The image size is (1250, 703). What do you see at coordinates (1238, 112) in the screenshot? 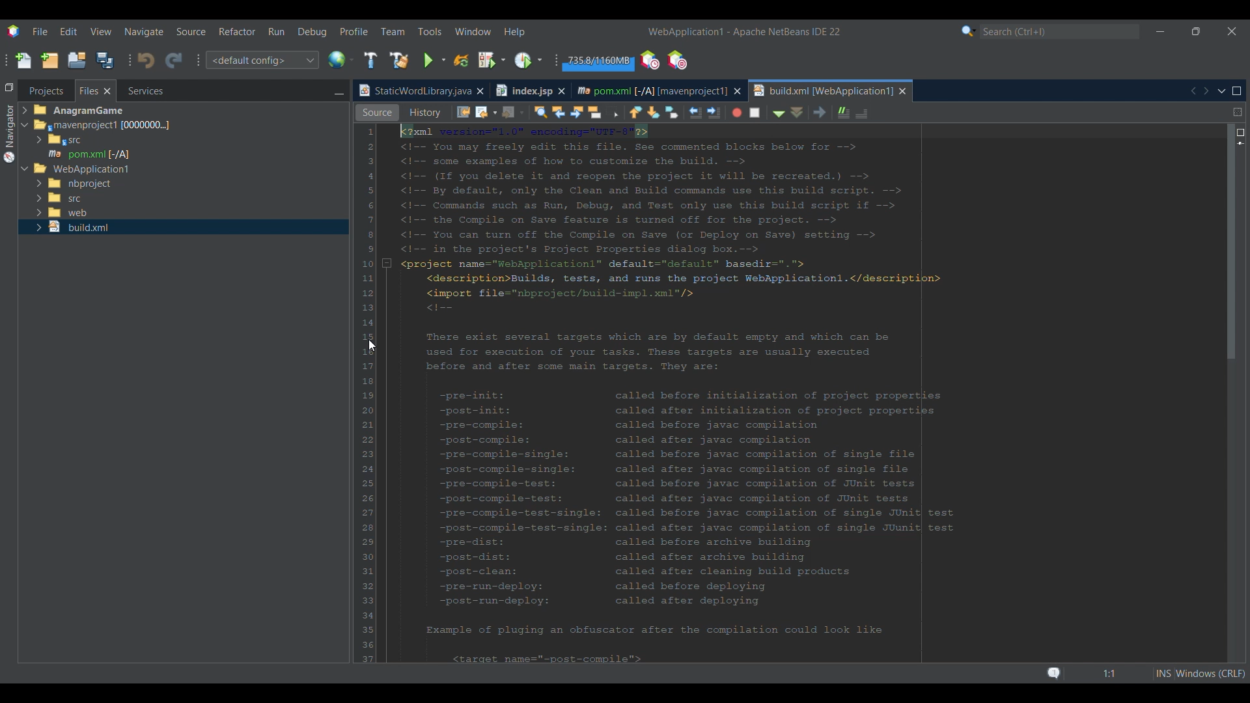
I see `Split window horizontally or vertically` at bounding box center [1238, 112].